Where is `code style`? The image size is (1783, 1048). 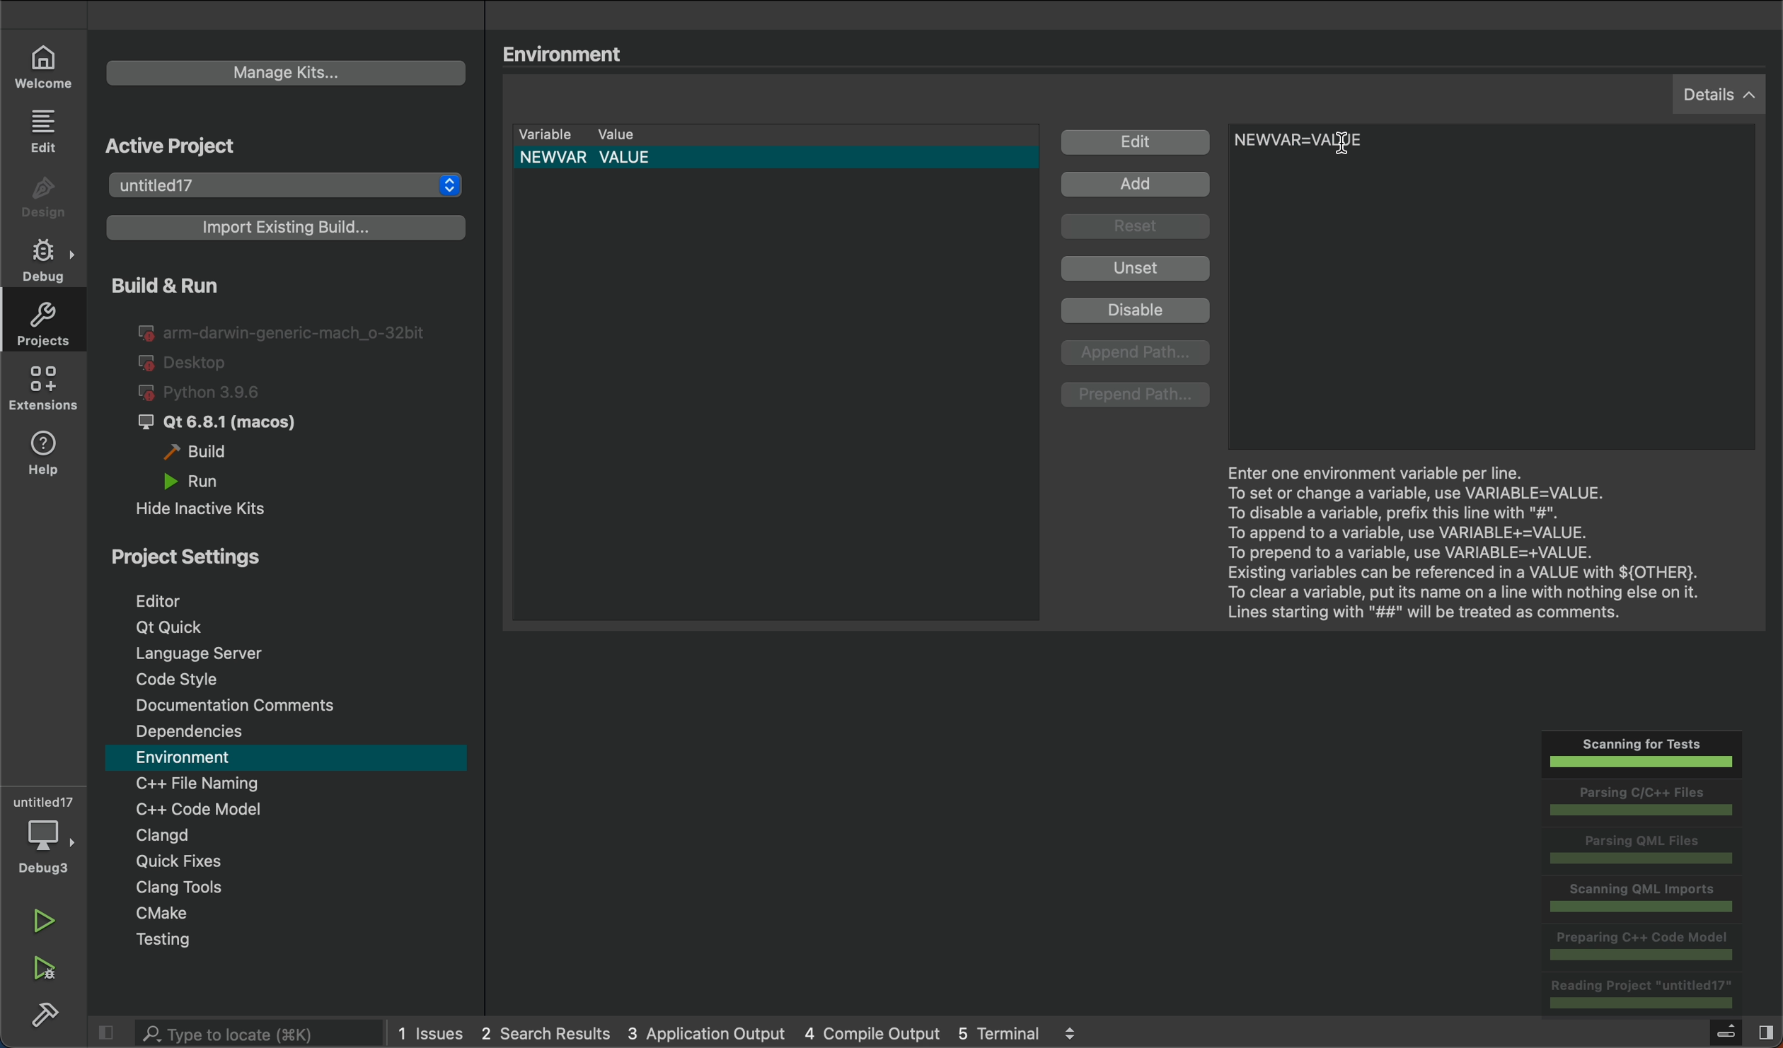
code style is located at coordinates (291, 677).